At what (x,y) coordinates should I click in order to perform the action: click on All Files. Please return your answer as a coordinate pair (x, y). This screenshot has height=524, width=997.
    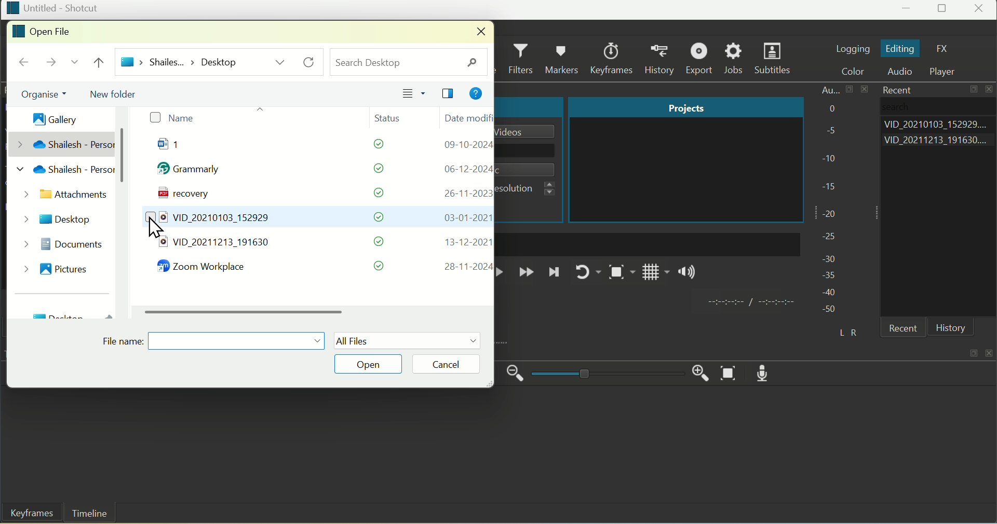
    Looking at the image, I should click on (408, 340).